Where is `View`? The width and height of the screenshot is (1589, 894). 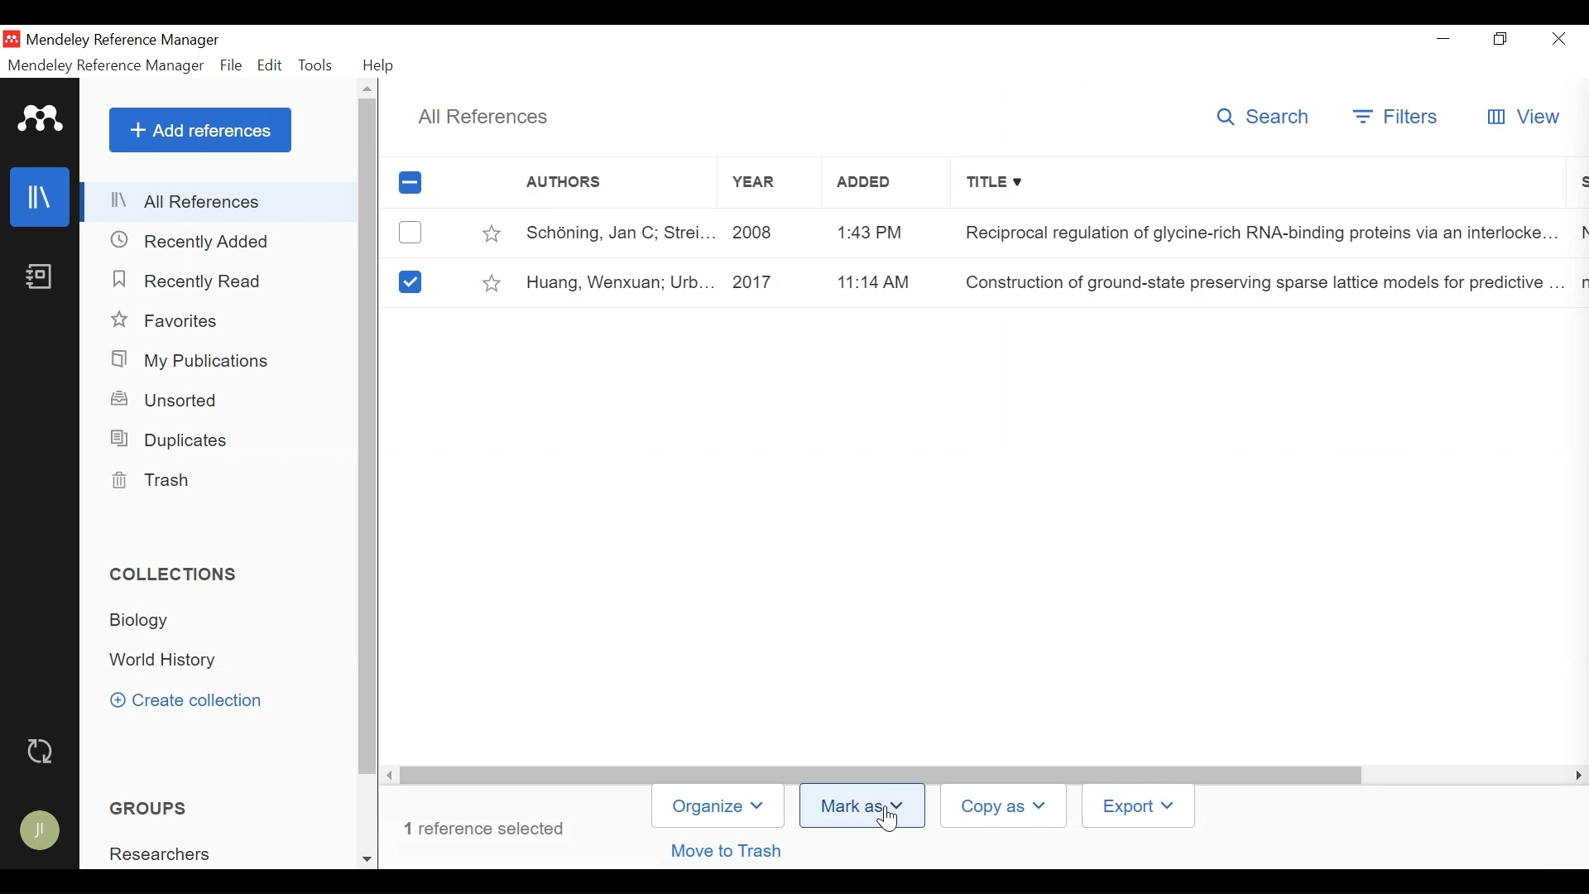
View is located at coordinates (1524, 118).